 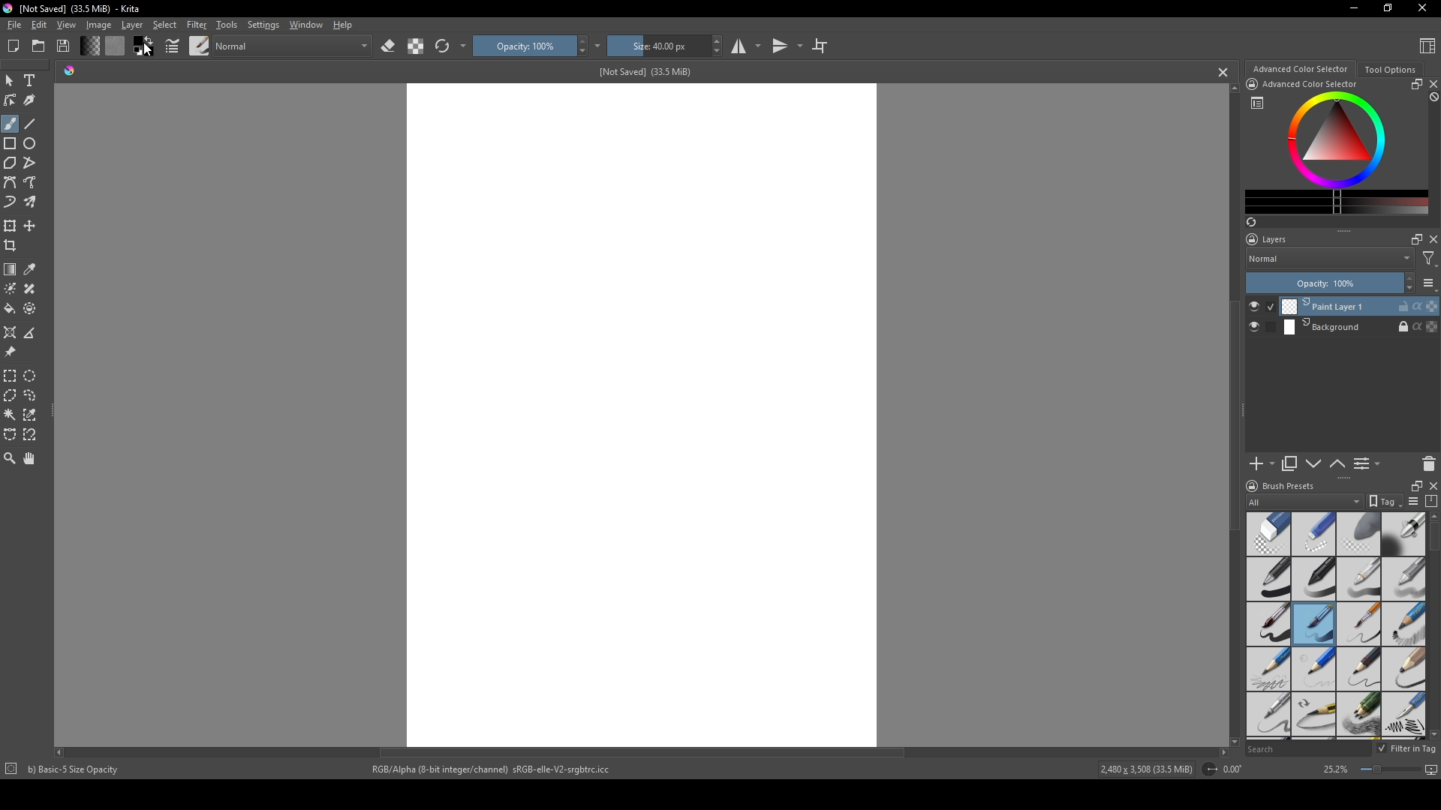 What do you see at coordinates (1432, 516) in the screenshot?
I see `scroll up` at bounding box center [1432, 516].